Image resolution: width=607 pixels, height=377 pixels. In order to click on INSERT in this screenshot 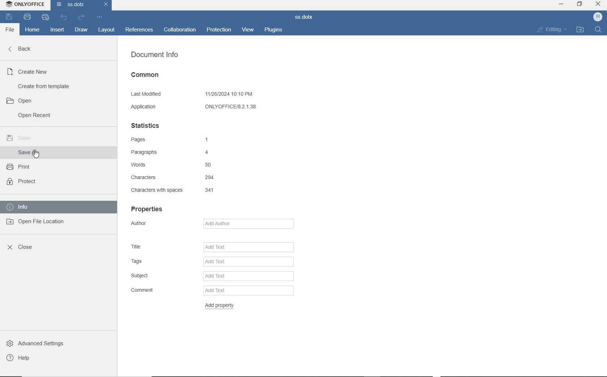, I will do `click(57, 30)`.